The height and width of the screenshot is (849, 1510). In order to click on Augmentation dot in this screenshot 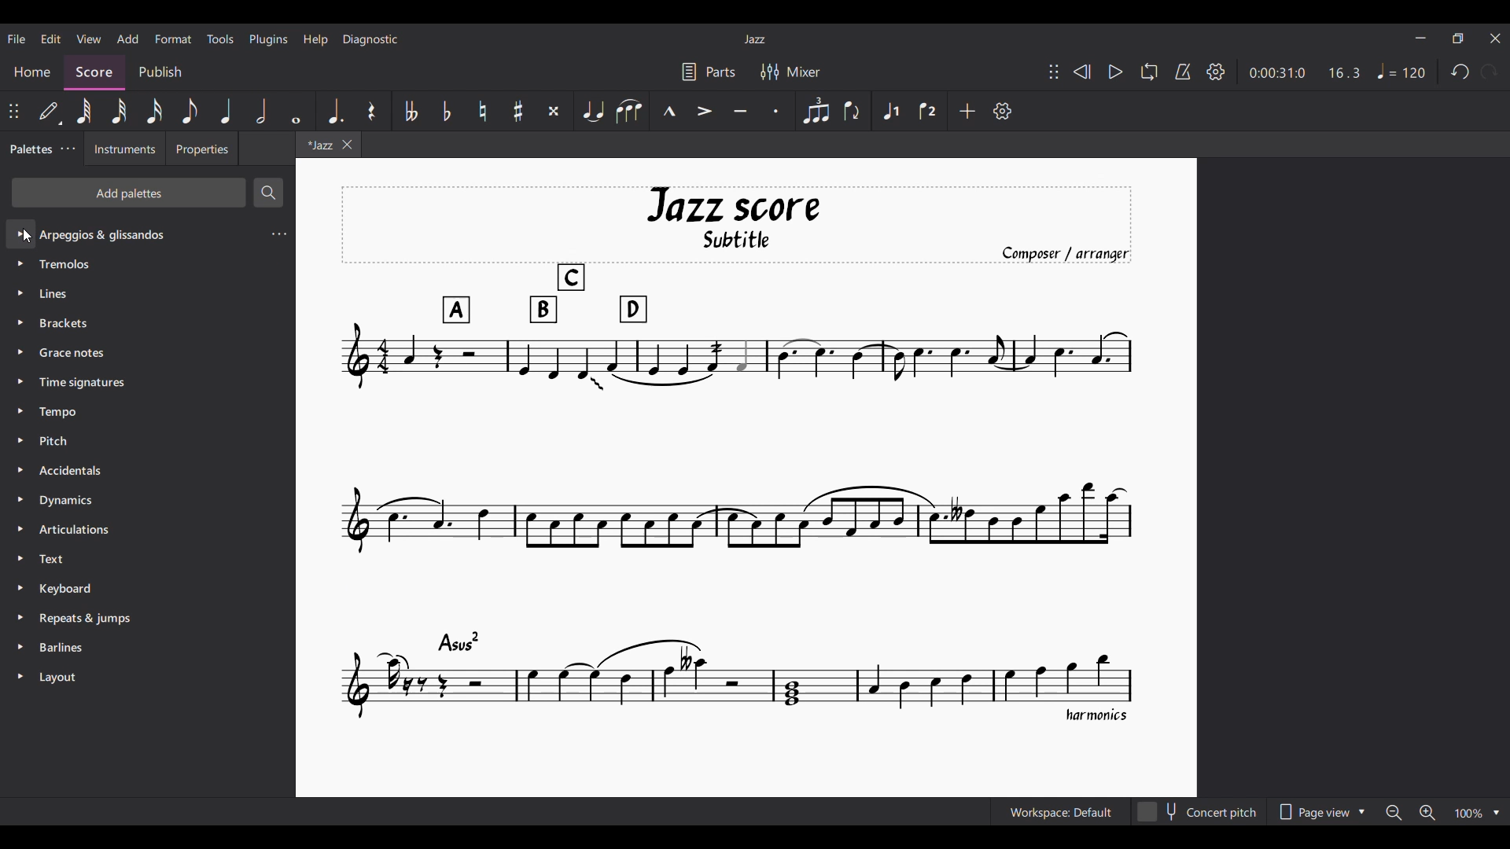, I will do `click(335, 112)`.